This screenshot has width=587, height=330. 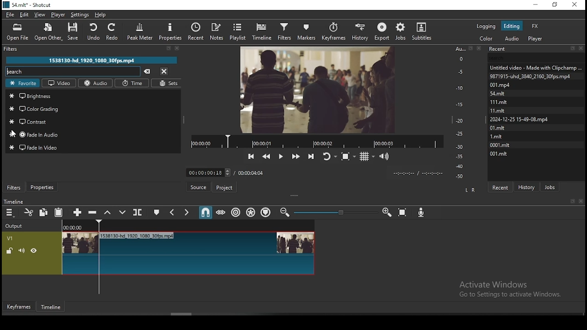 What do you see at coordinates (576, 5) in the screenshot?
I see `close window` at bounding box center [576, 5].